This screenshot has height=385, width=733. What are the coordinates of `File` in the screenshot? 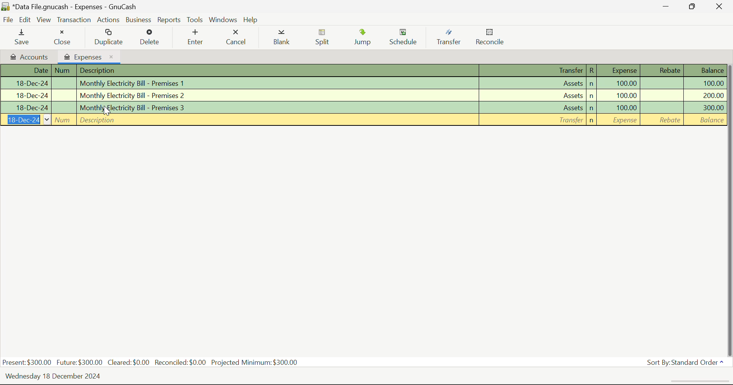 It's located at (9, 19).